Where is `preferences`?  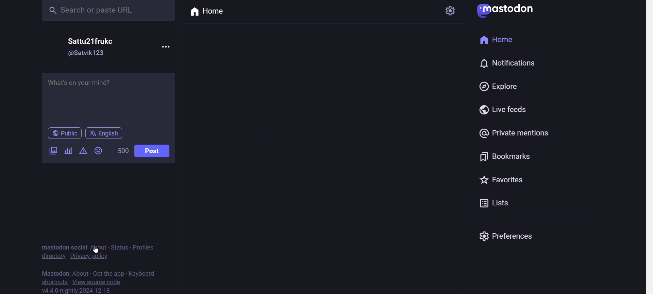 preferences is located at coordinates (517, 239).